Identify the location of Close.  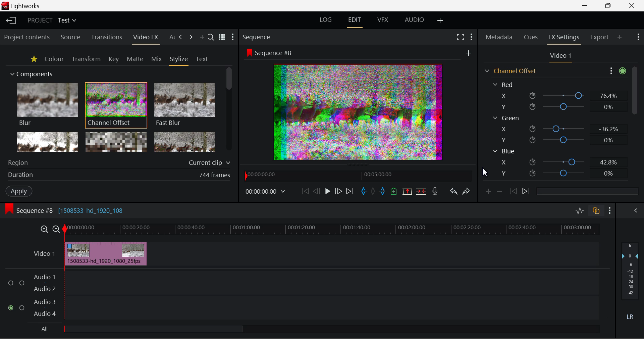
(632, 6).